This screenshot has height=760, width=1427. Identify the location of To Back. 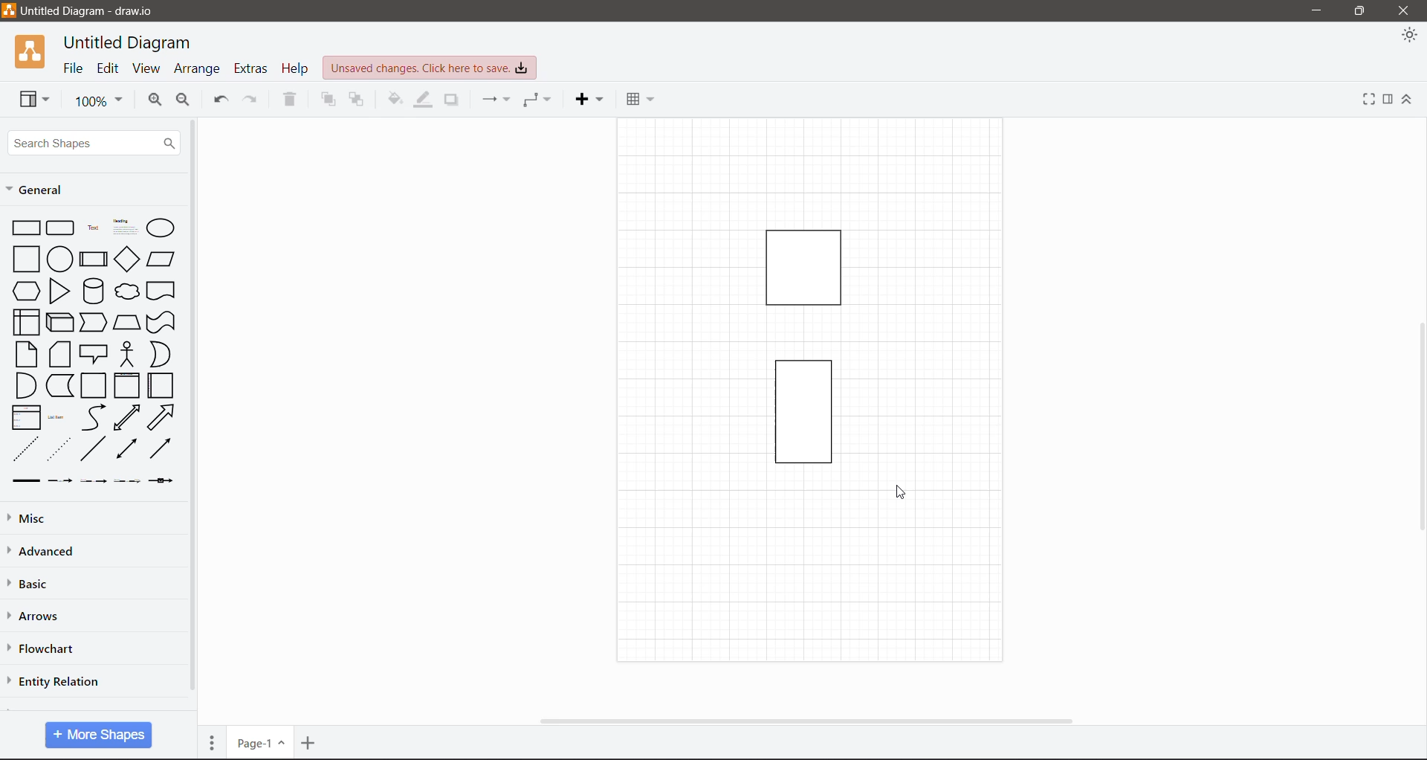
(355, 100).